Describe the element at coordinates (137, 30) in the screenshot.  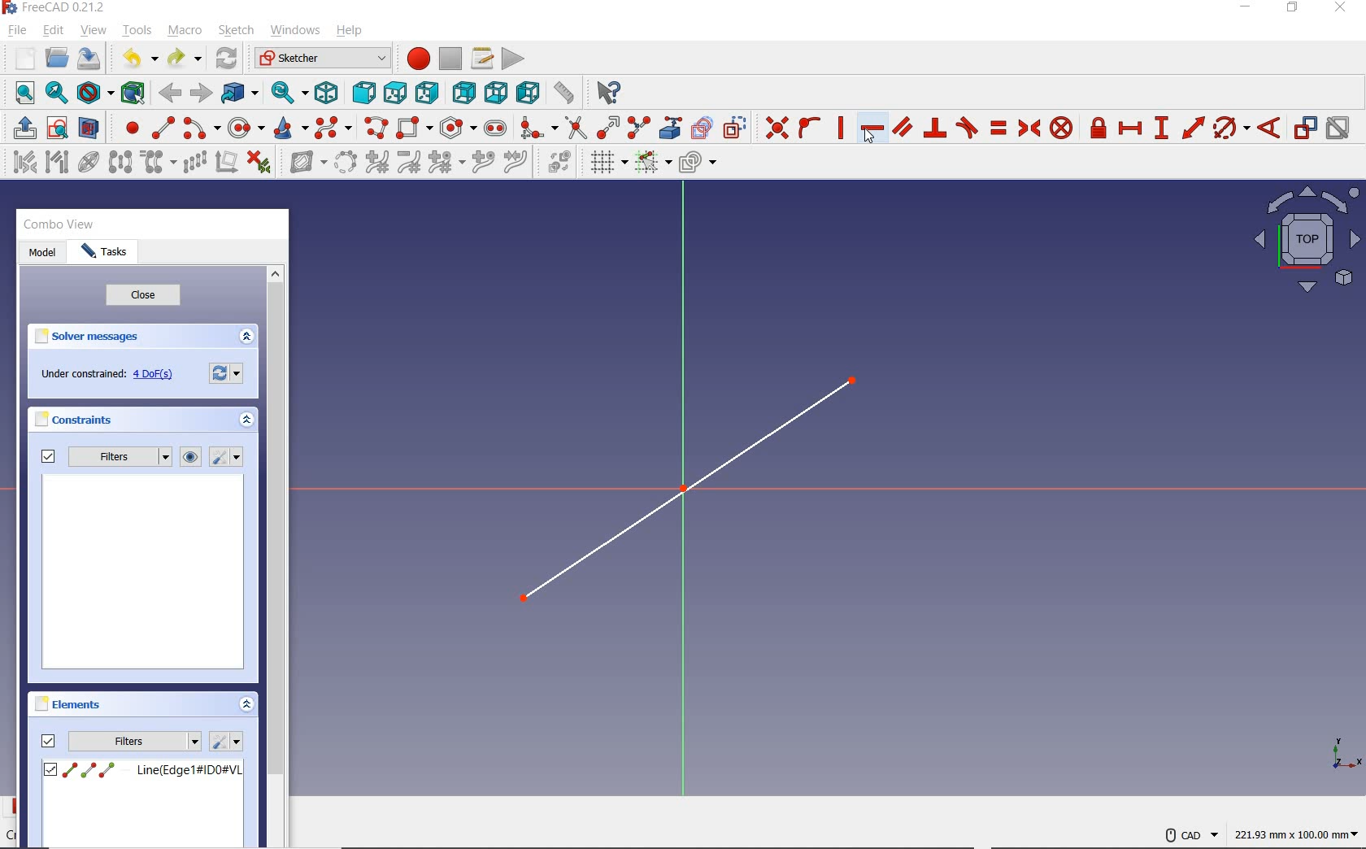
I see `TOOLS` at that location.